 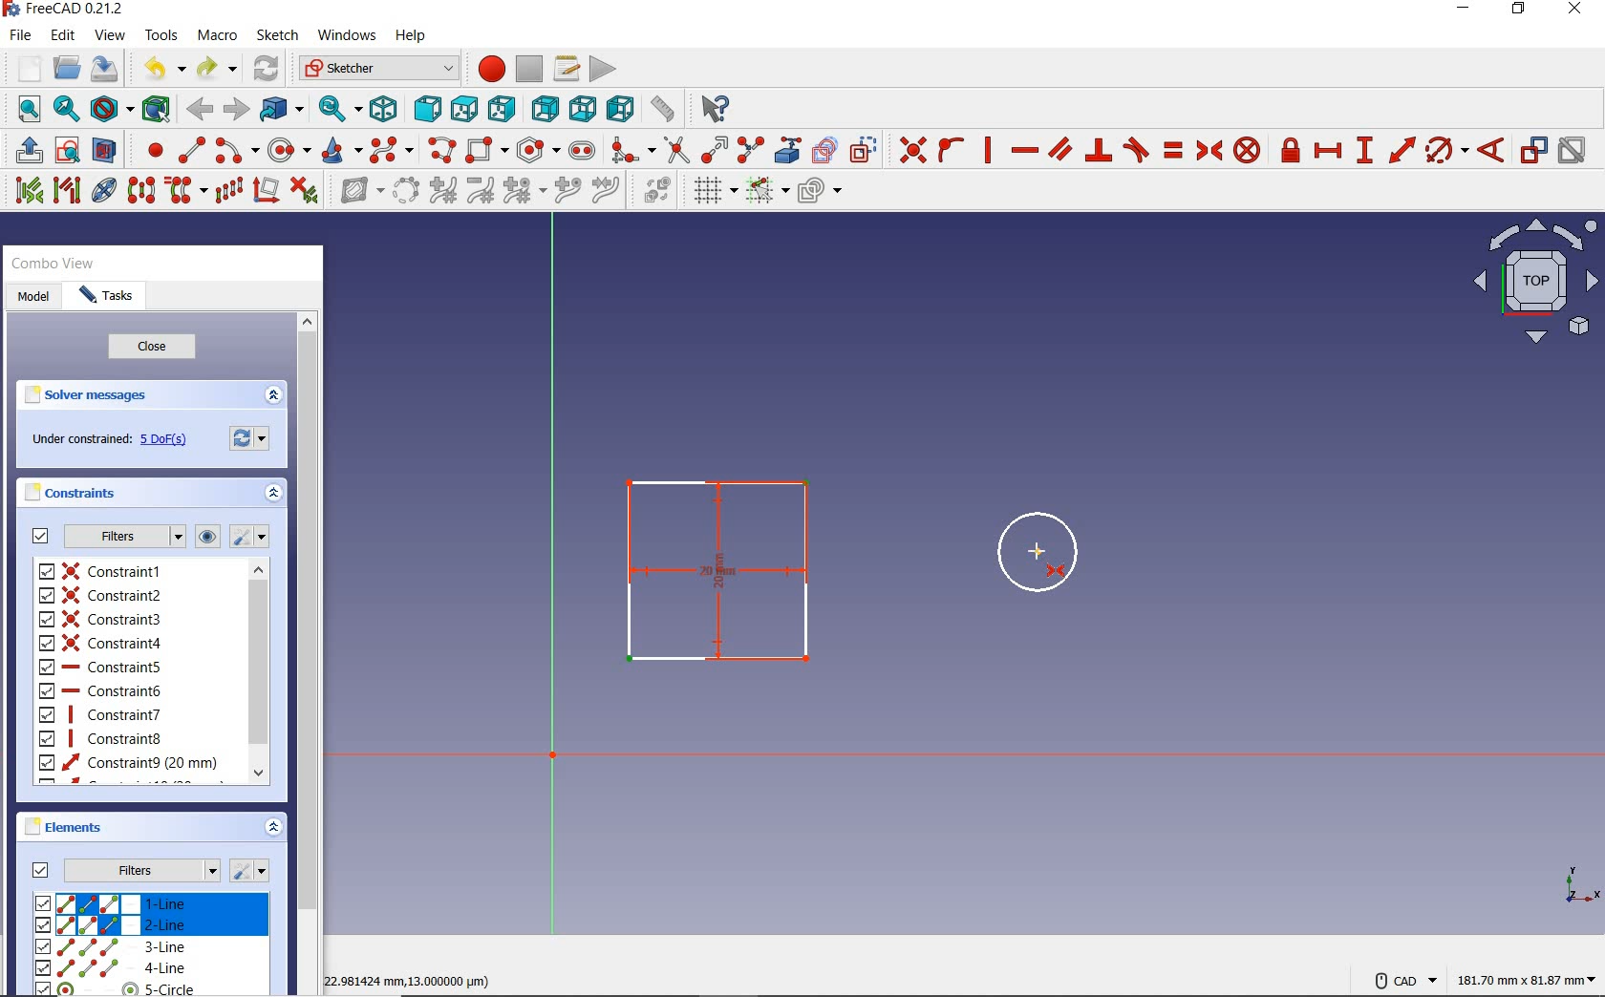 What do you see at coordinates (110, 295) in the screenshot?
I see `tasks` at bounding box center [110, 295].